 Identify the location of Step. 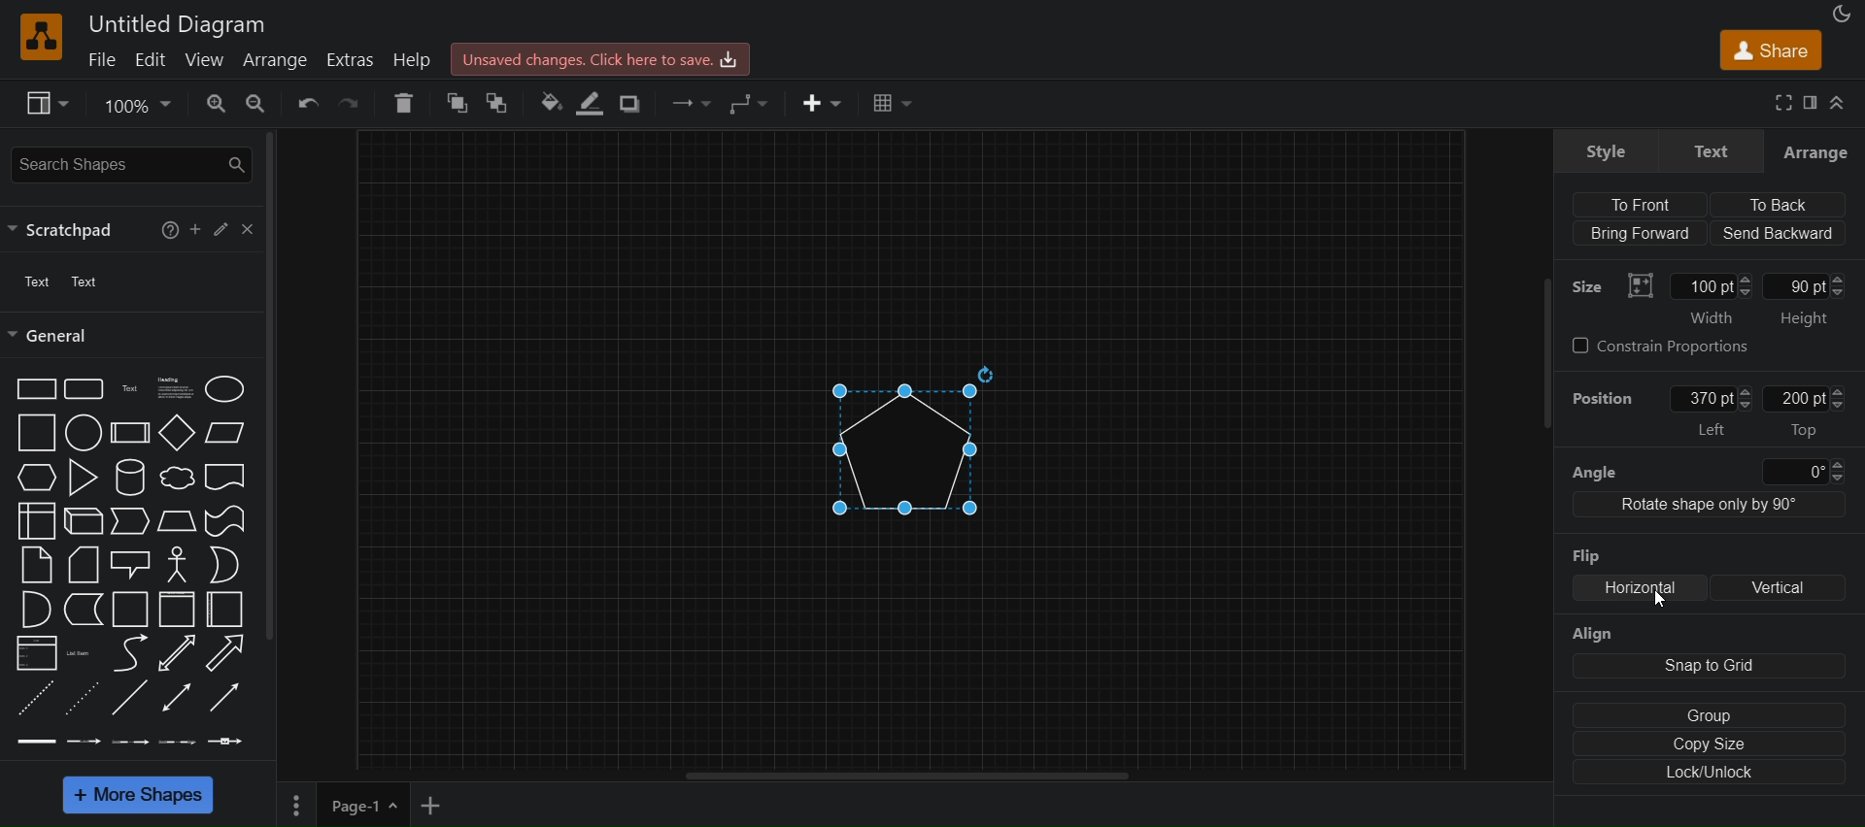
(130, 521).